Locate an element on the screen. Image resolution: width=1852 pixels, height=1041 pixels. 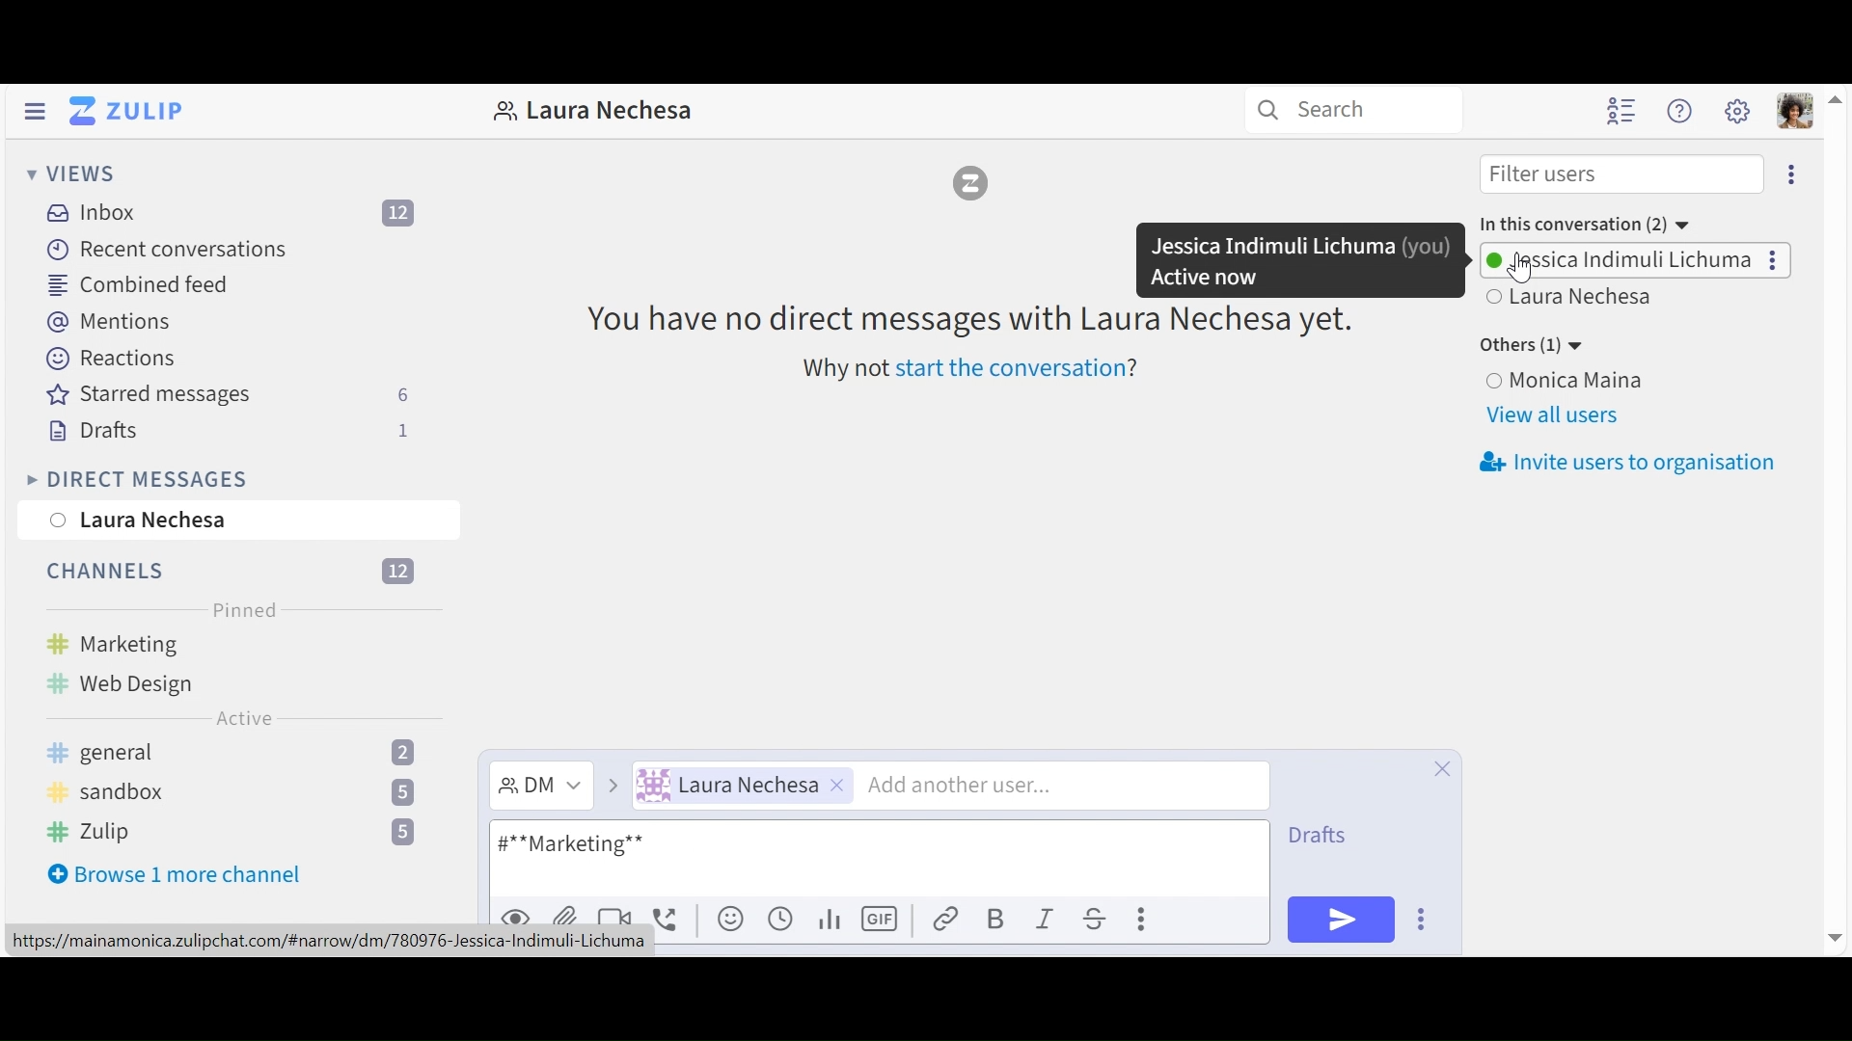
Mentions is located at coordinates (105, 320).